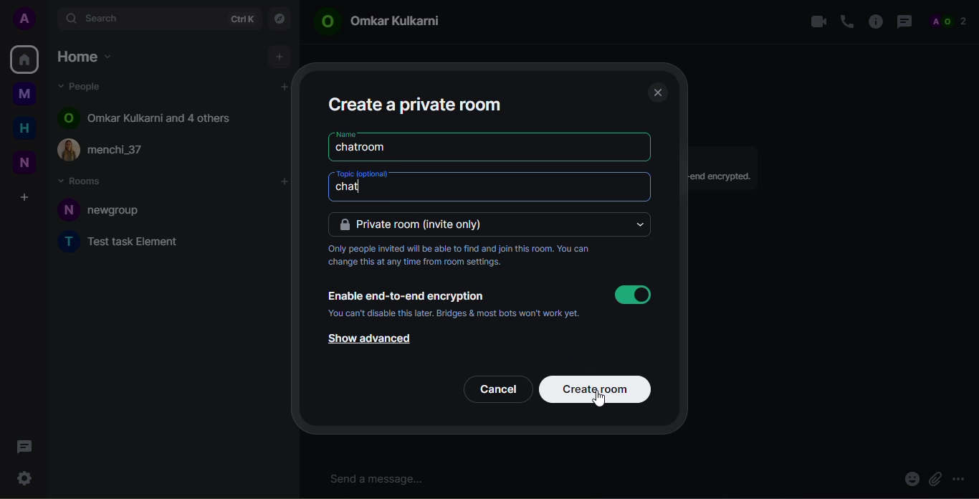  I want to click on home, so click(24, 129).